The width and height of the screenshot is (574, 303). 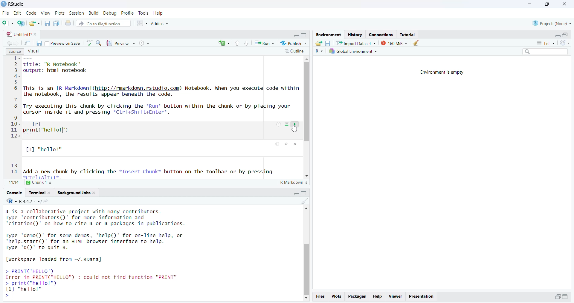 What do you see at coordinates (564, 43) in the screenshot?
I see `refresh list` at bounding box center [564, 43].